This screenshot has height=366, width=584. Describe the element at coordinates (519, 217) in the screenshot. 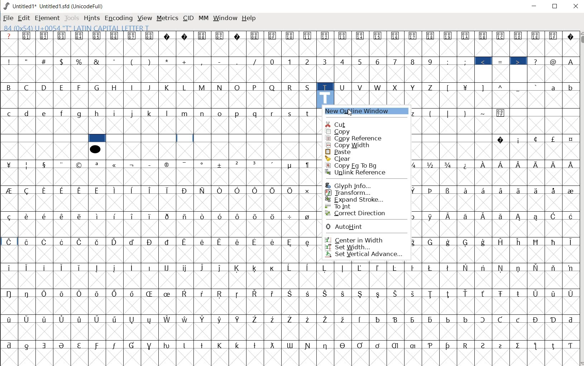

I see `Symbol` at that location.